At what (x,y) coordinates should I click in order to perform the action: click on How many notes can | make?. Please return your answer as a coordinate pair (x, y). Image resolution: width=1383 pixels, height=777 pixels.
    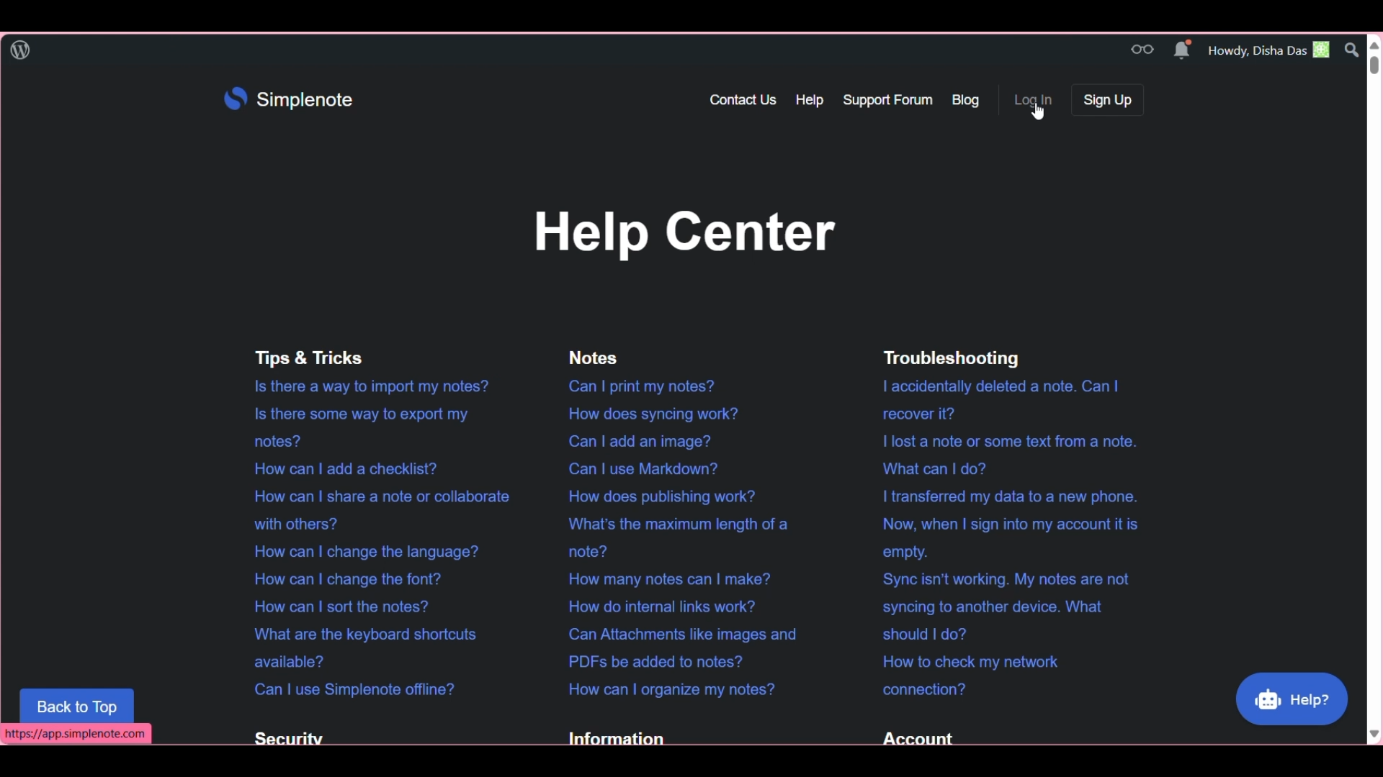
    Looking at the image, I should click on (660, 578).